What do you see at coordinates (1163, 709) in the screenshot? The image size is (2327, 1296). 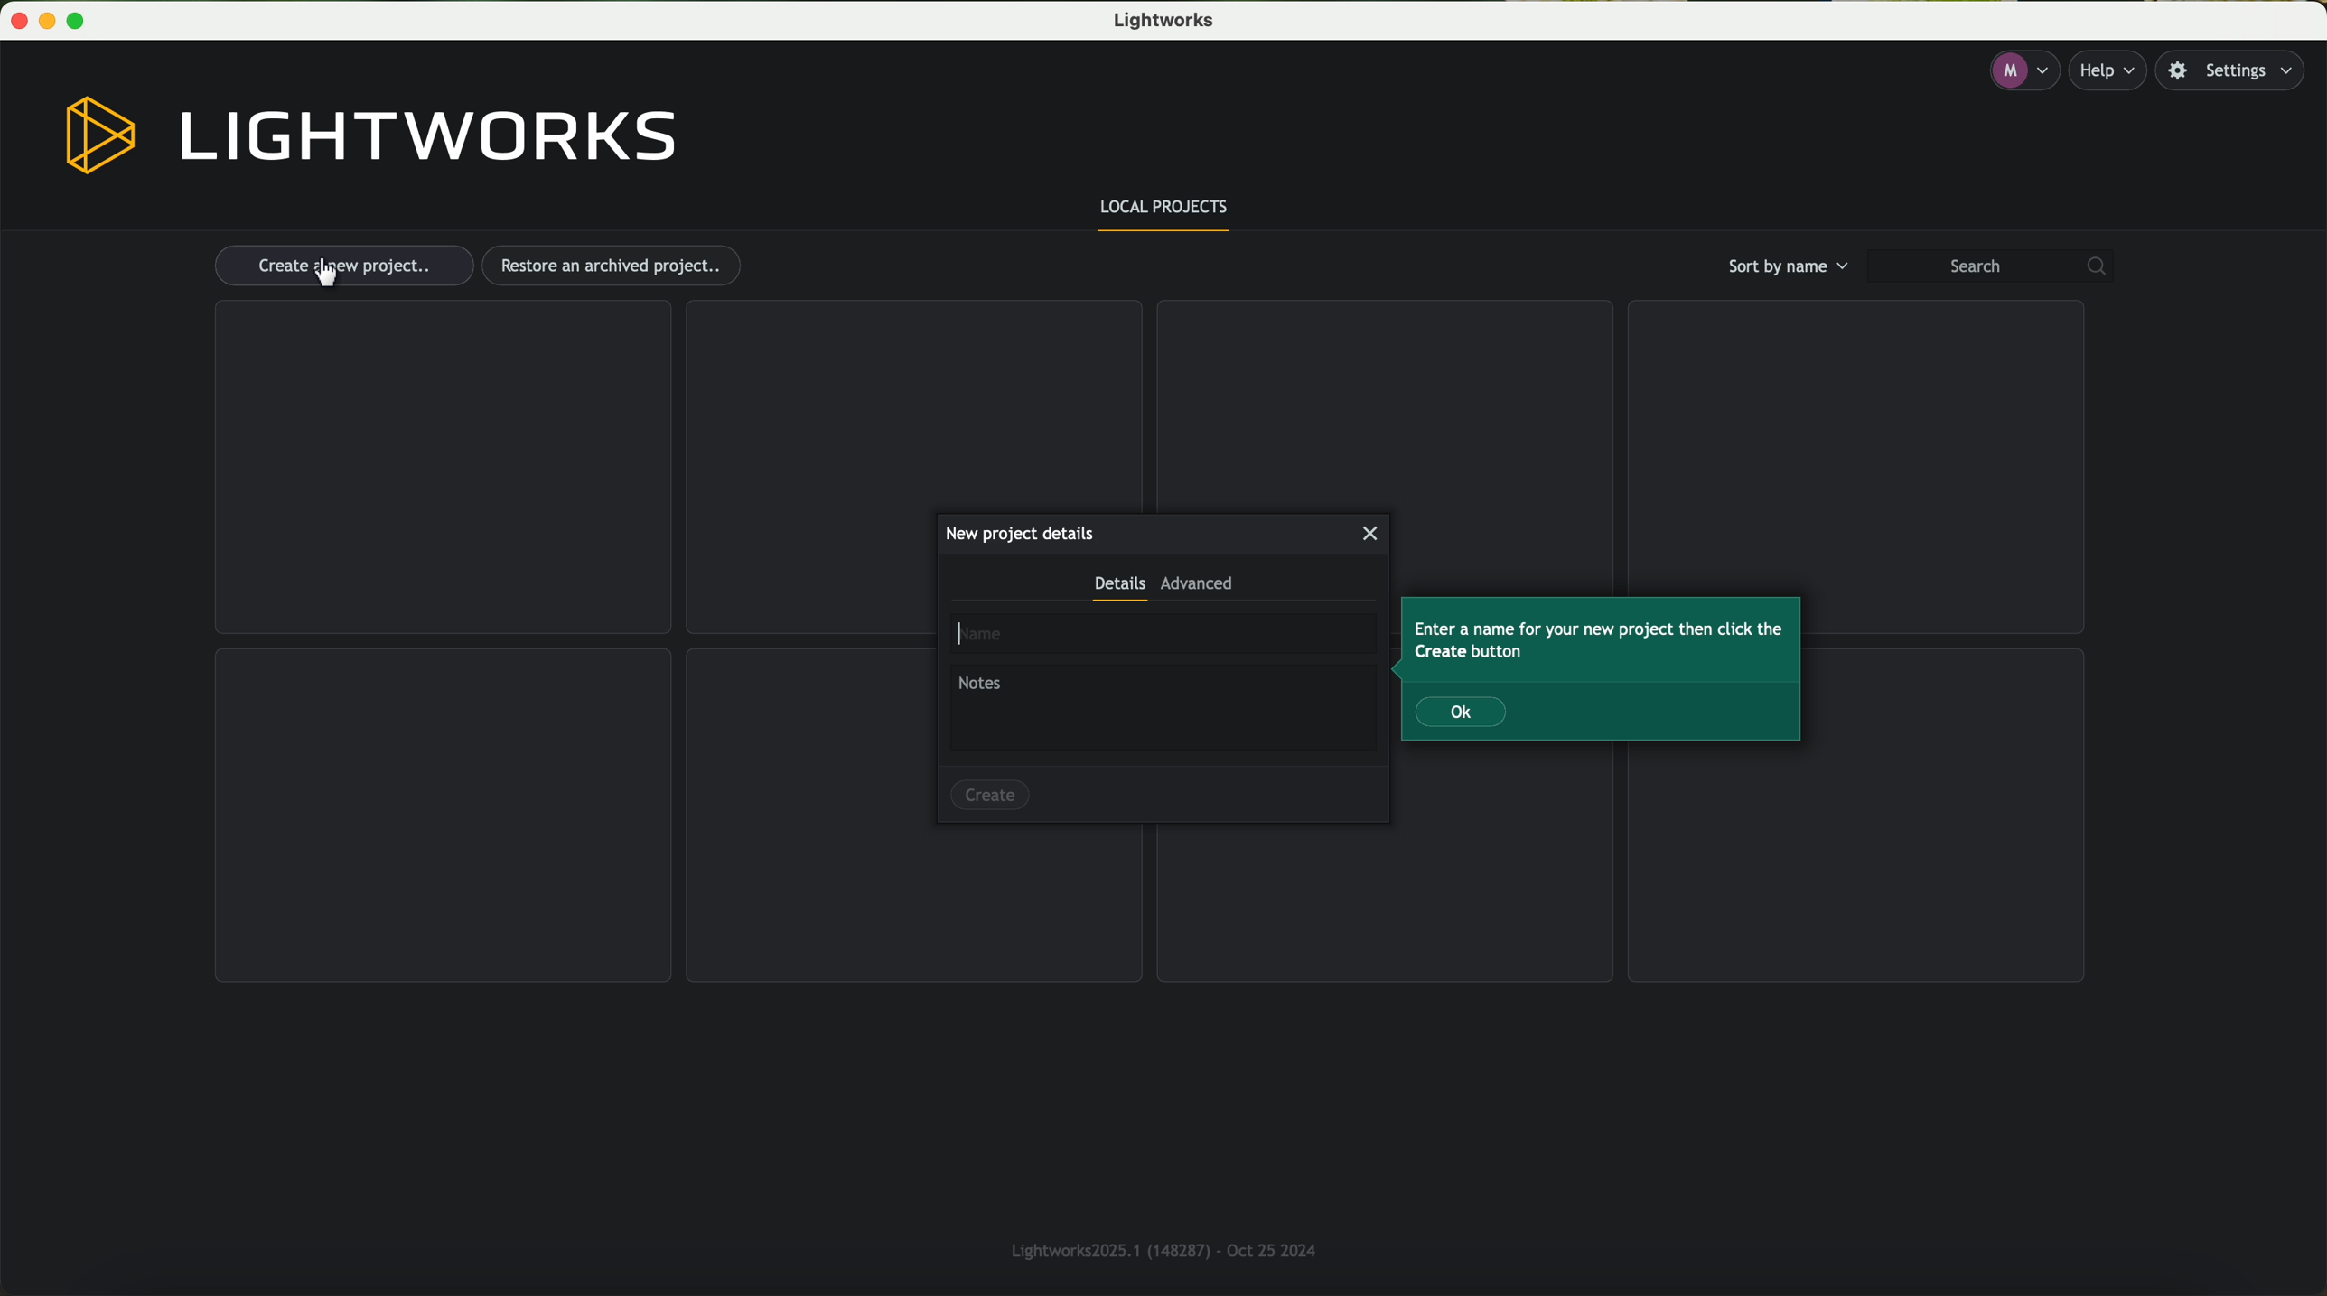 I see `notes` at bounding box center [1163, 709].